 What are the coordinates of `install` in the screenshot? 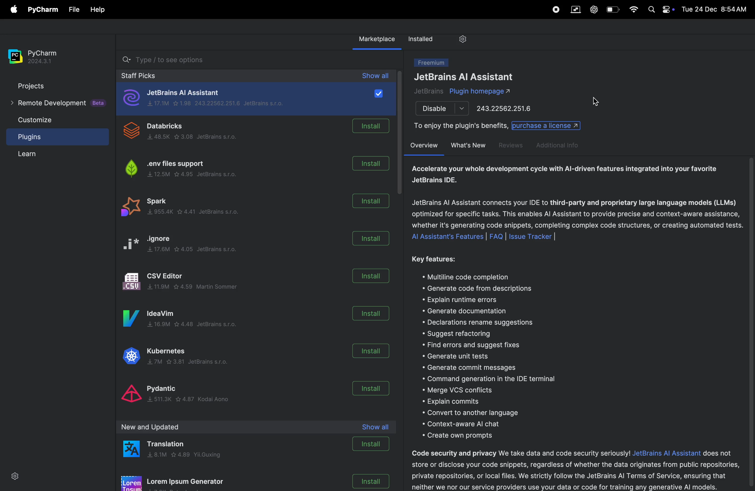 It's located at (372, 205).